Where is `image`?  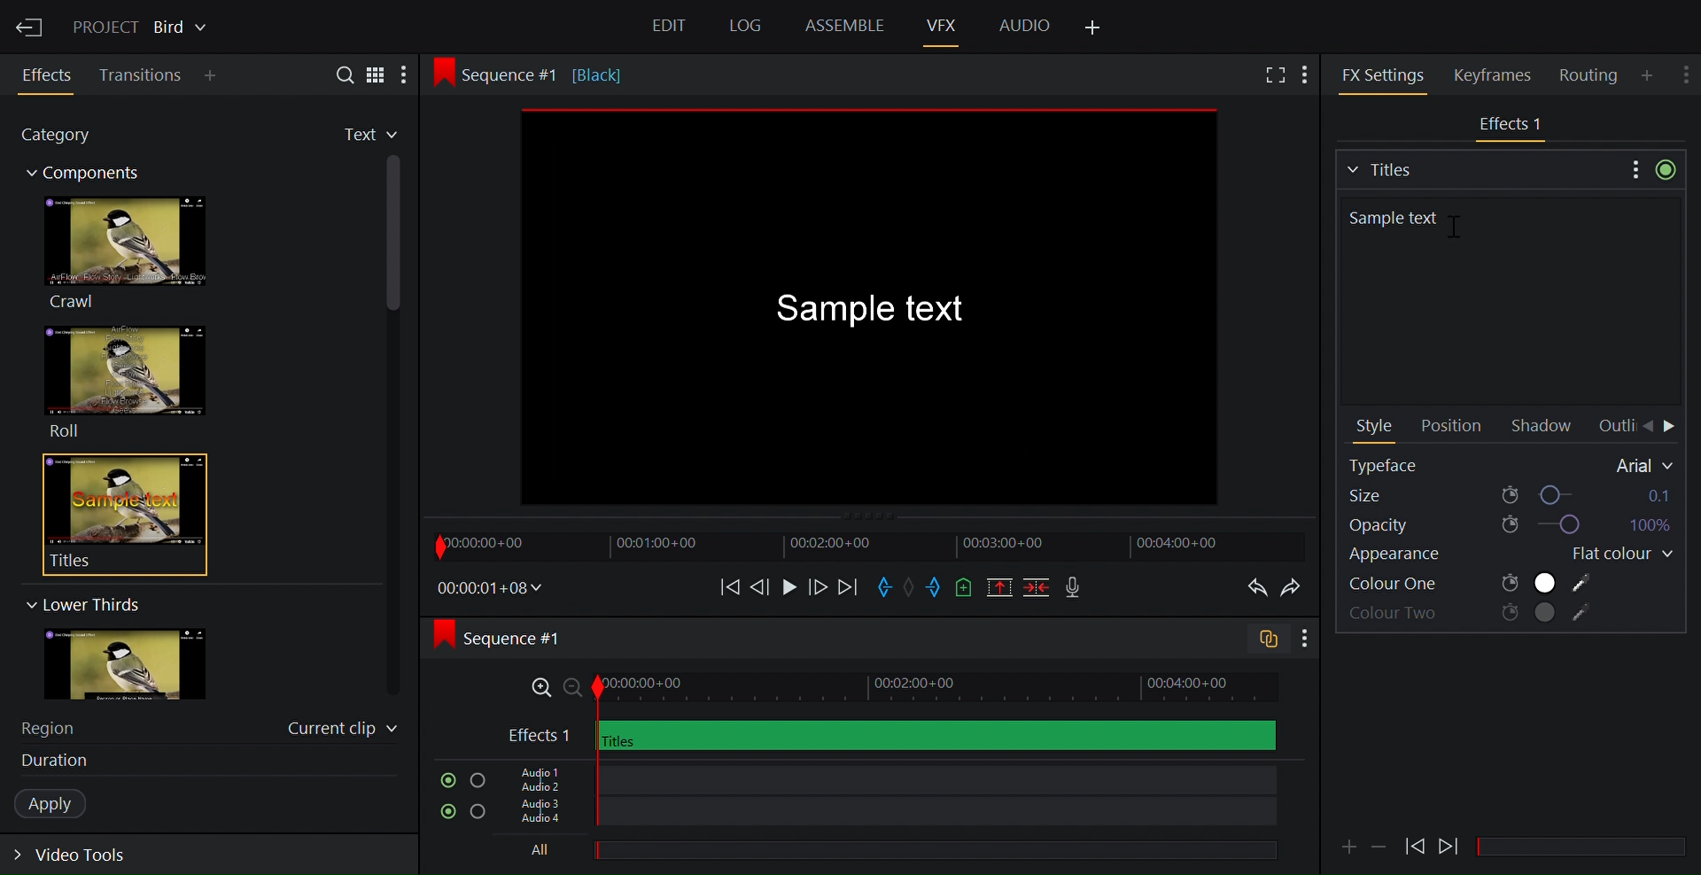 image is located at coordinates (143, 665).